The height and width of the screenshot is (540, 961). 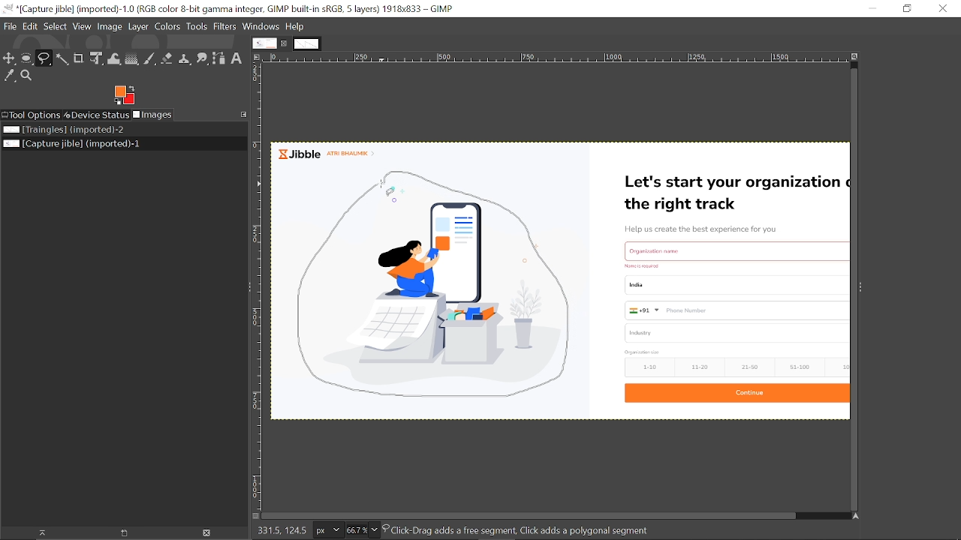 What do you see at coordinates (237, 58) in the screenshot?
I see `text tool` at bounding box center [237, 58].